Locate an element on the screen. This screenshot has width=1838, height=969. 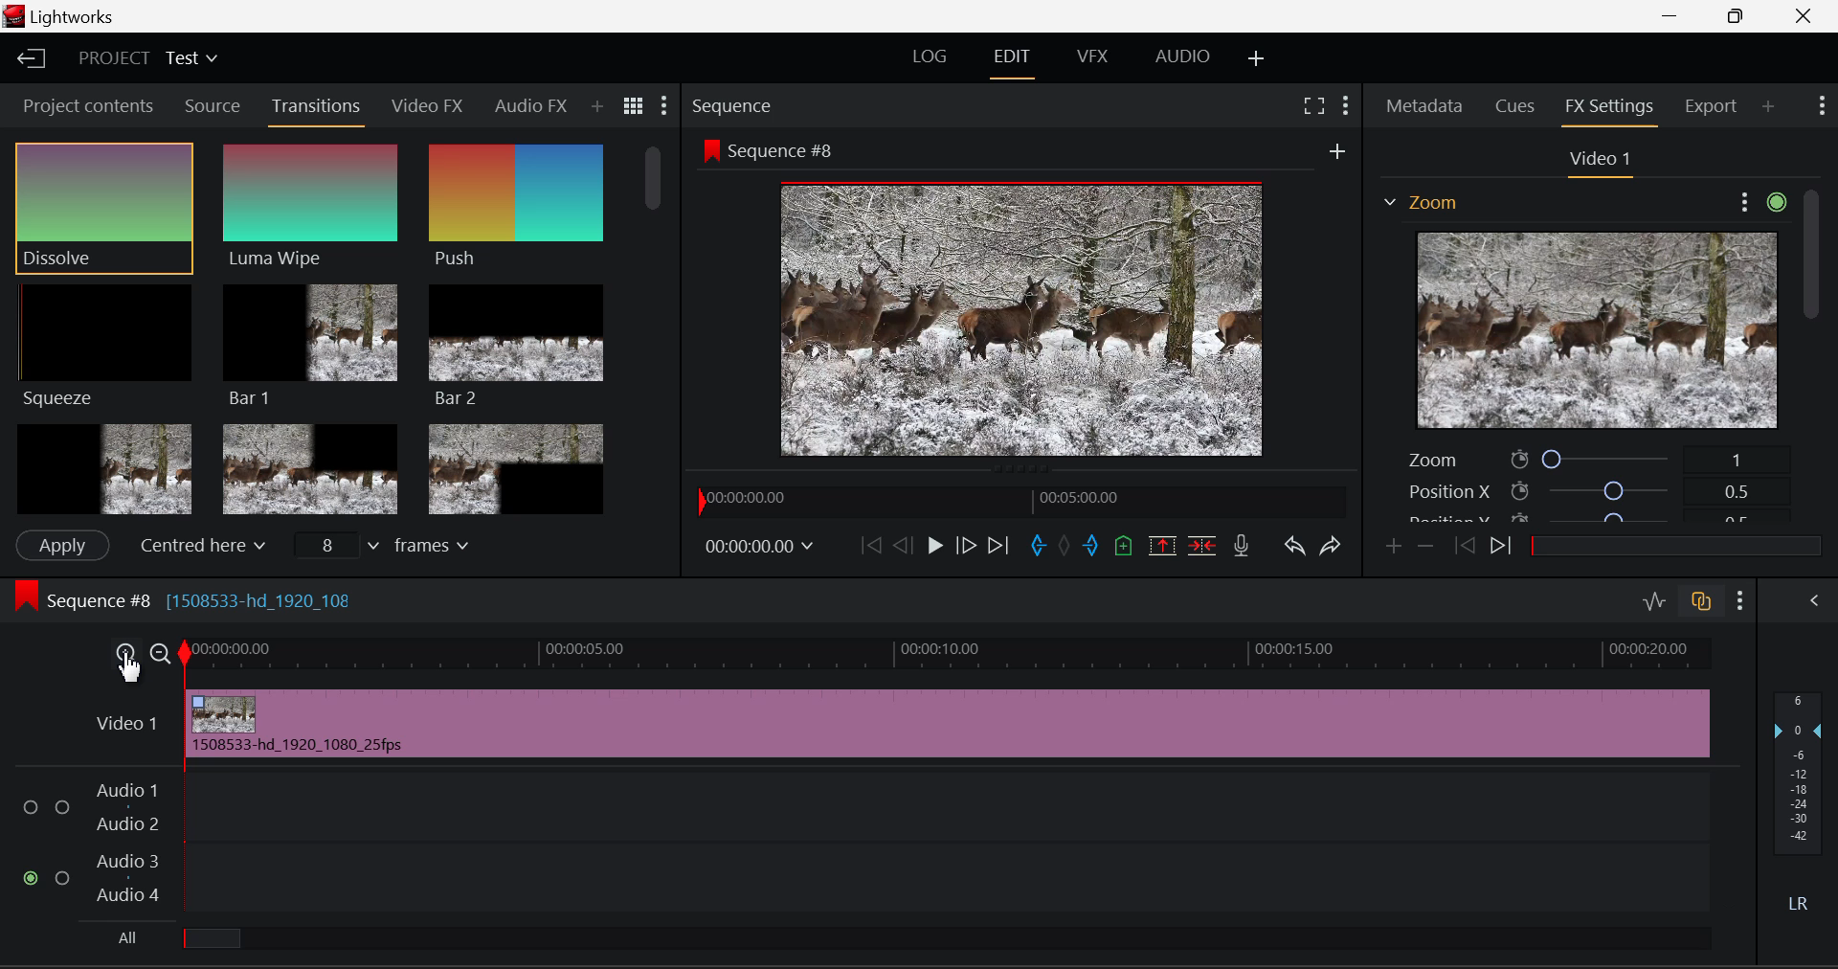
Toggle auto track is located at coordinates (1699, 597).